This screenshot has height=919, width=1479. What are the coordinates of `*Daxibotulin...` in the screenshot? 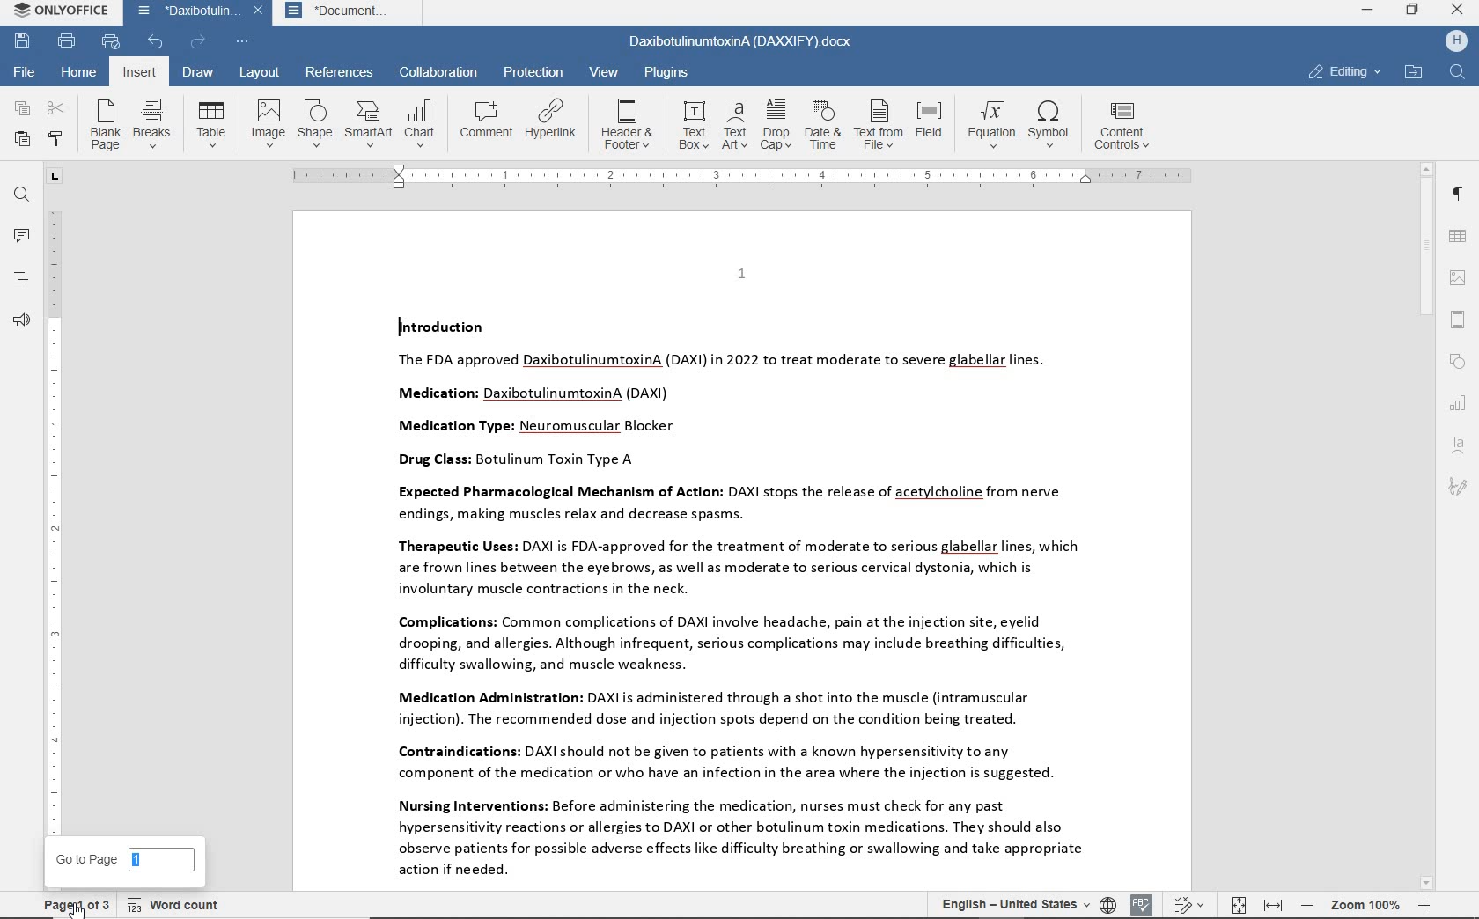 It's located at (183, 13).